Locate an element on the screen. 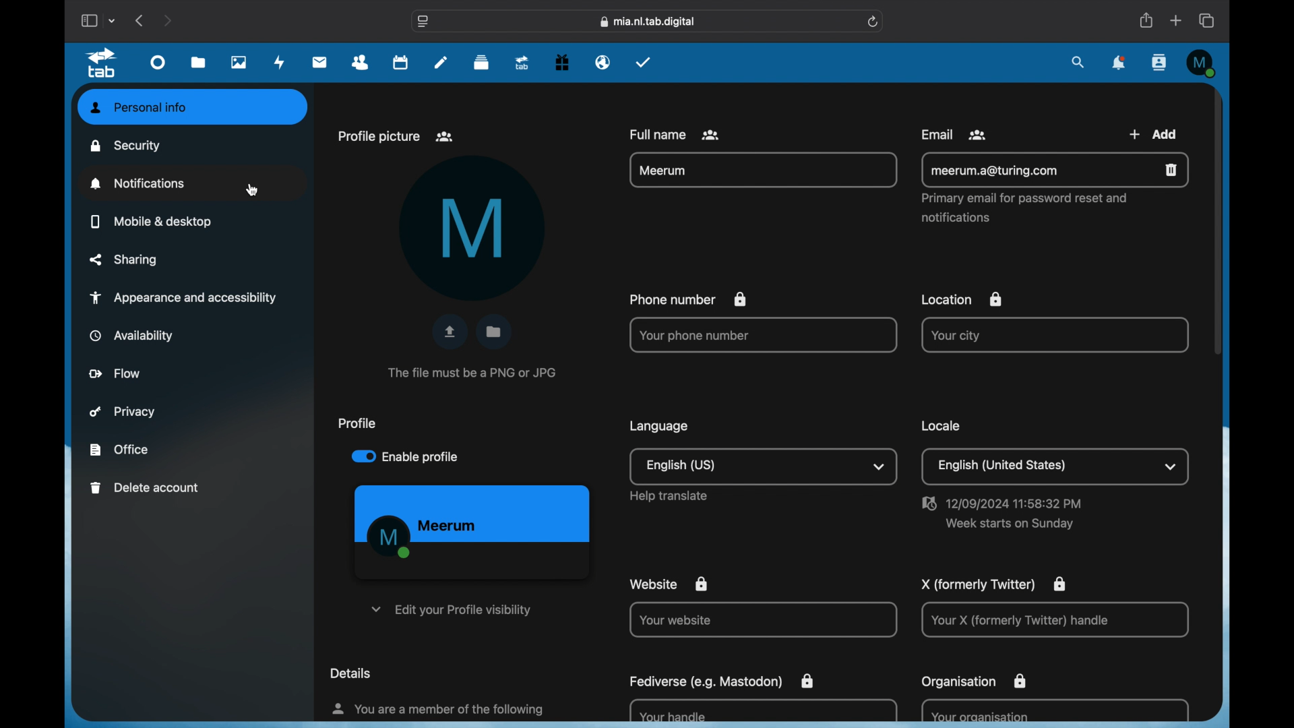 Image resolution: width=1294 pixels, height=728 pixels. cursor is located at coordinates (252, 189).